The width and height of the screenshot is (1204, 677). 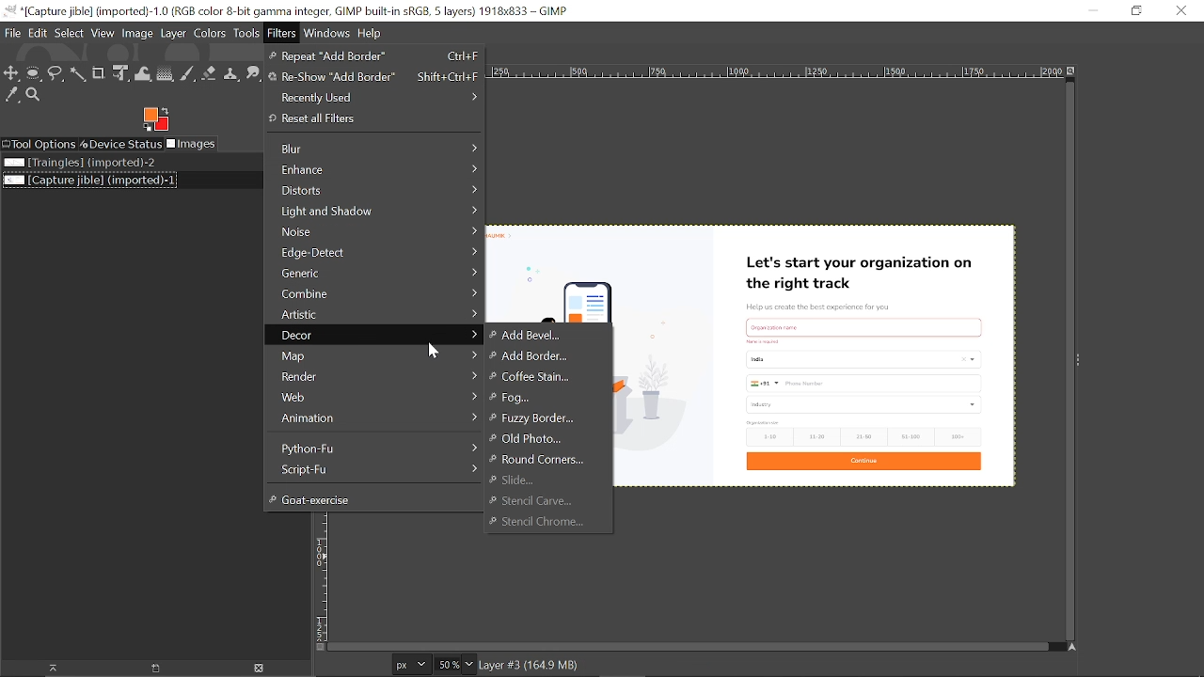 I want to click on Current zoom, so click(x=447, y=666).